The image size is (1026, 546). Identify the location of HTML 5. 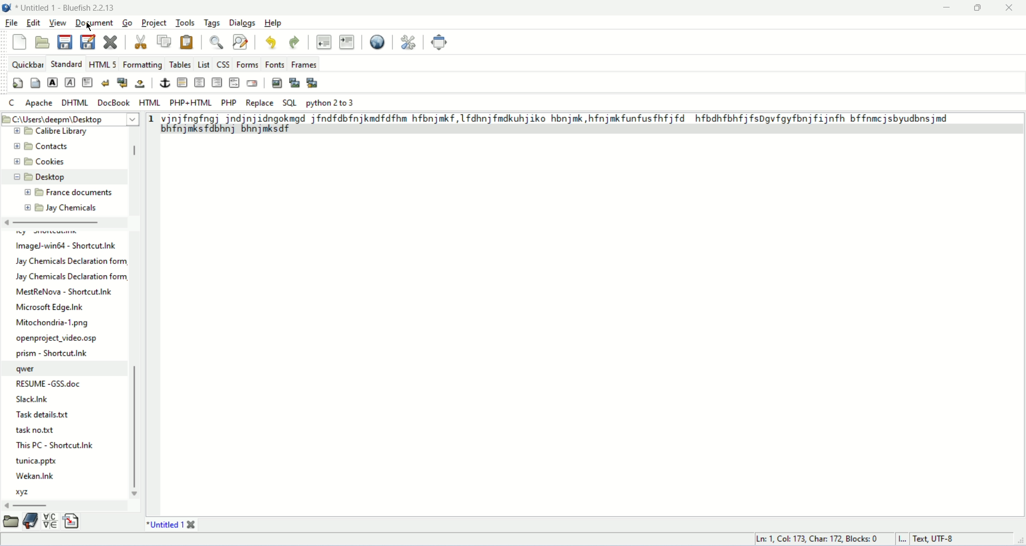
(102, 64).